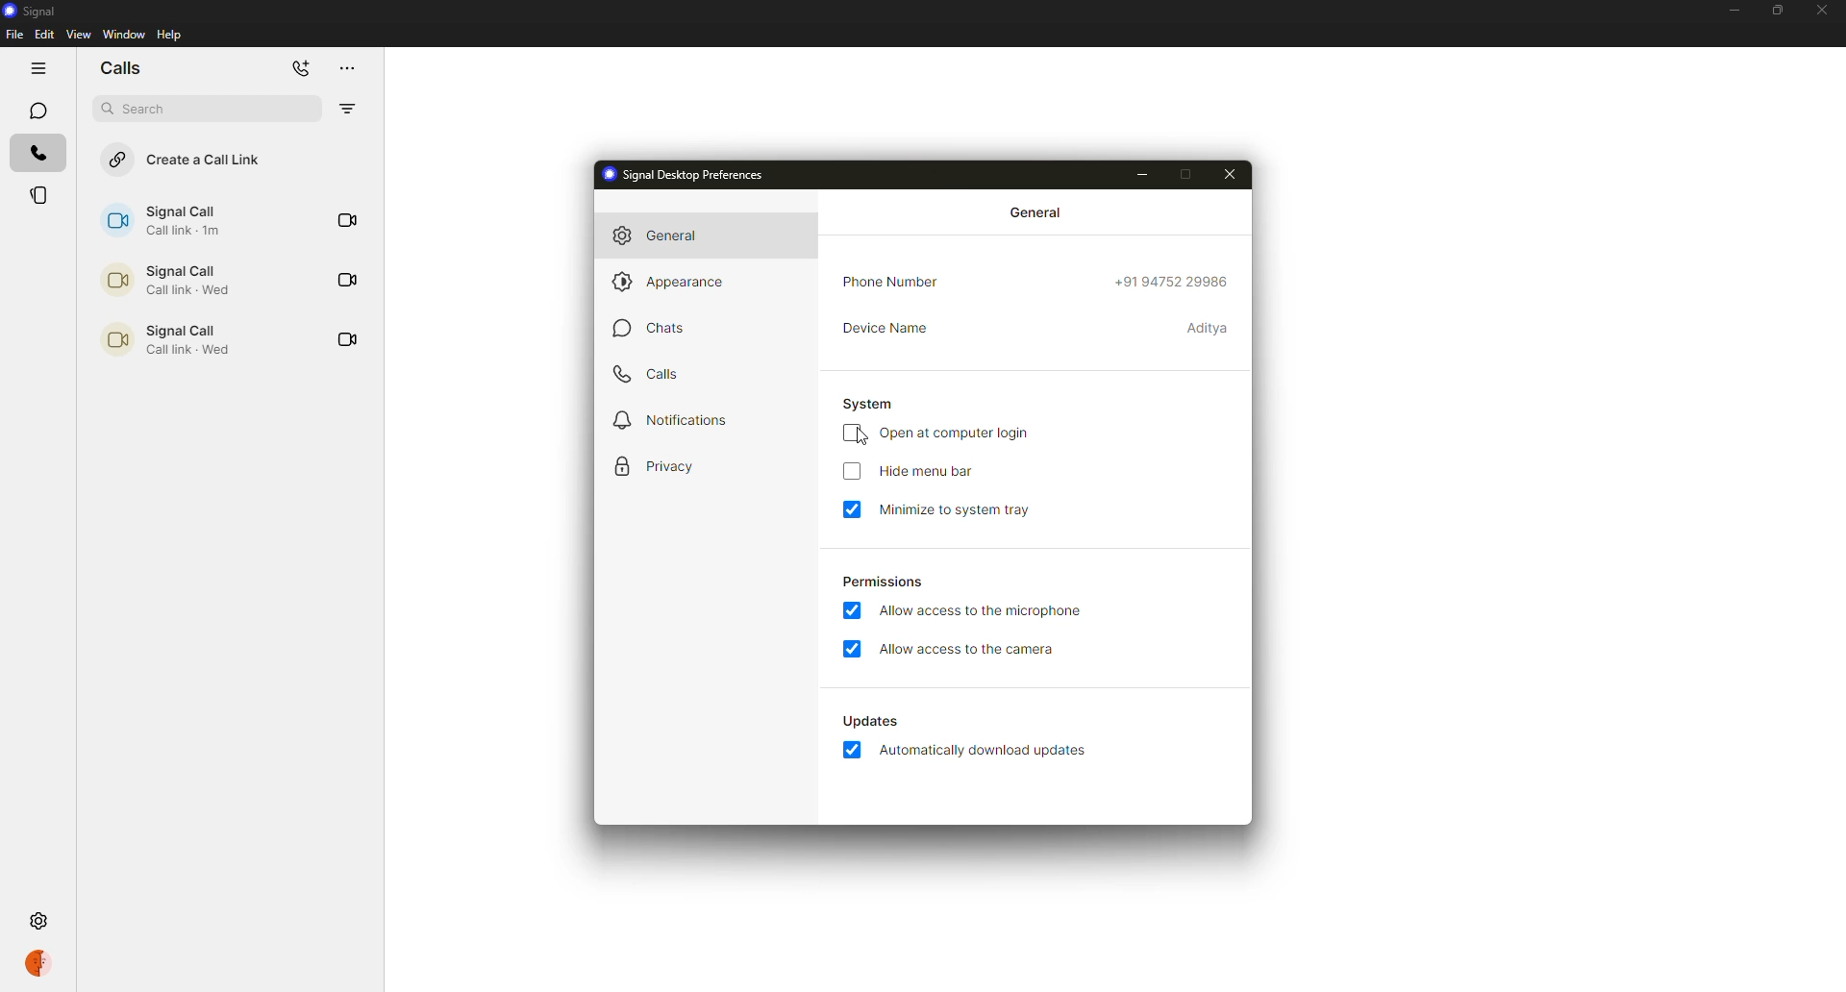  I want to click on enabled, so click(854, 752).